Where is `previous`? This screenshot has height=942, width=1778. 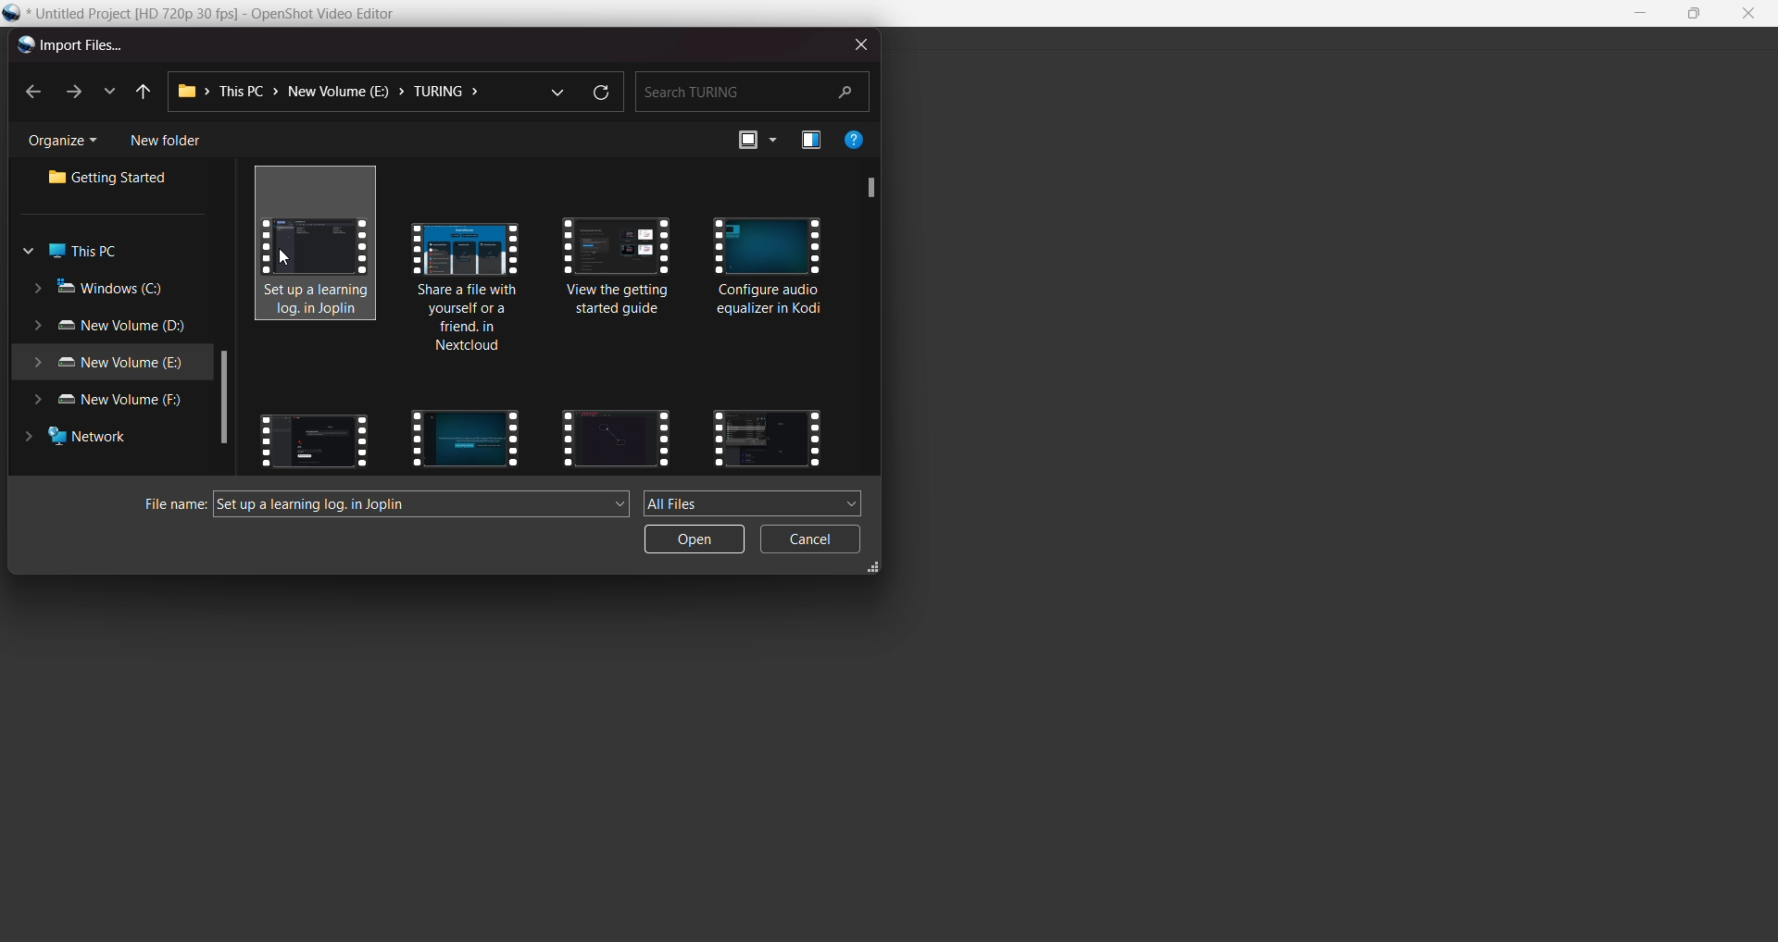 previous is located at coordinates (141, 93).